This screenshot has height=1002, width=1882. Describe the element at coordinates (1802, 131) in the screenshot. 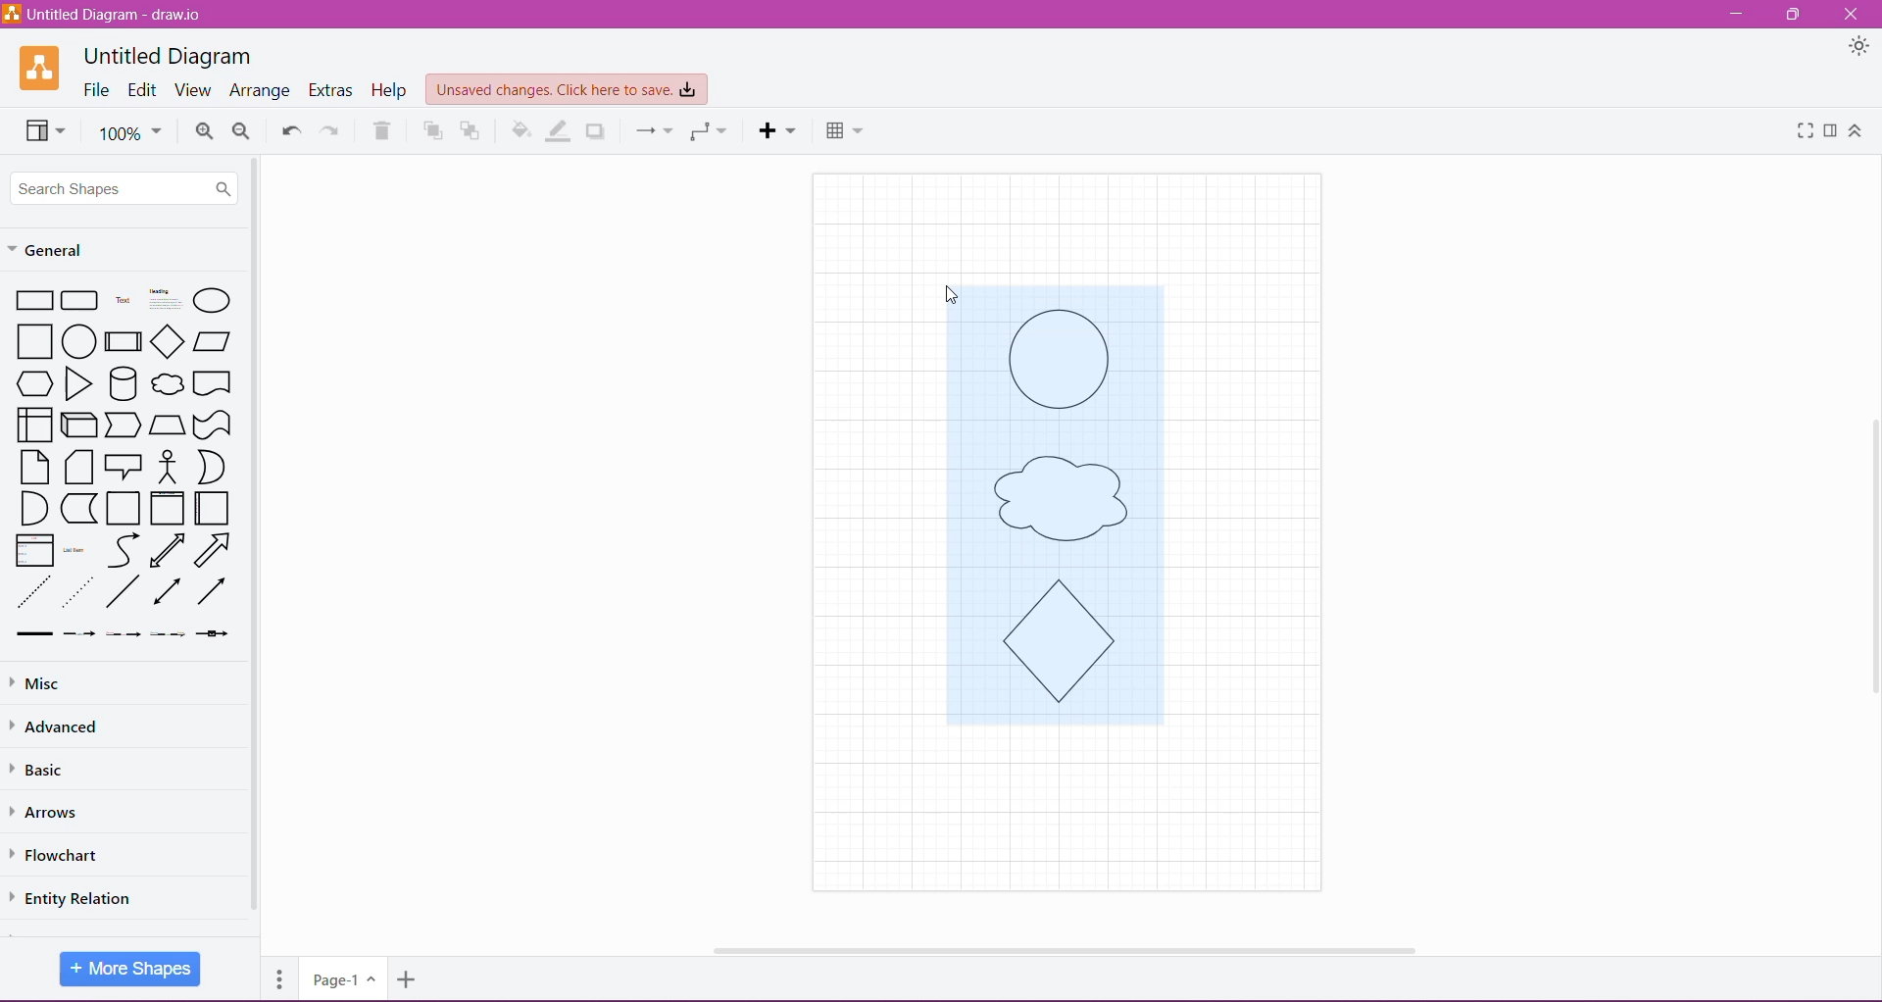

I see `Fullscreen` at that location.